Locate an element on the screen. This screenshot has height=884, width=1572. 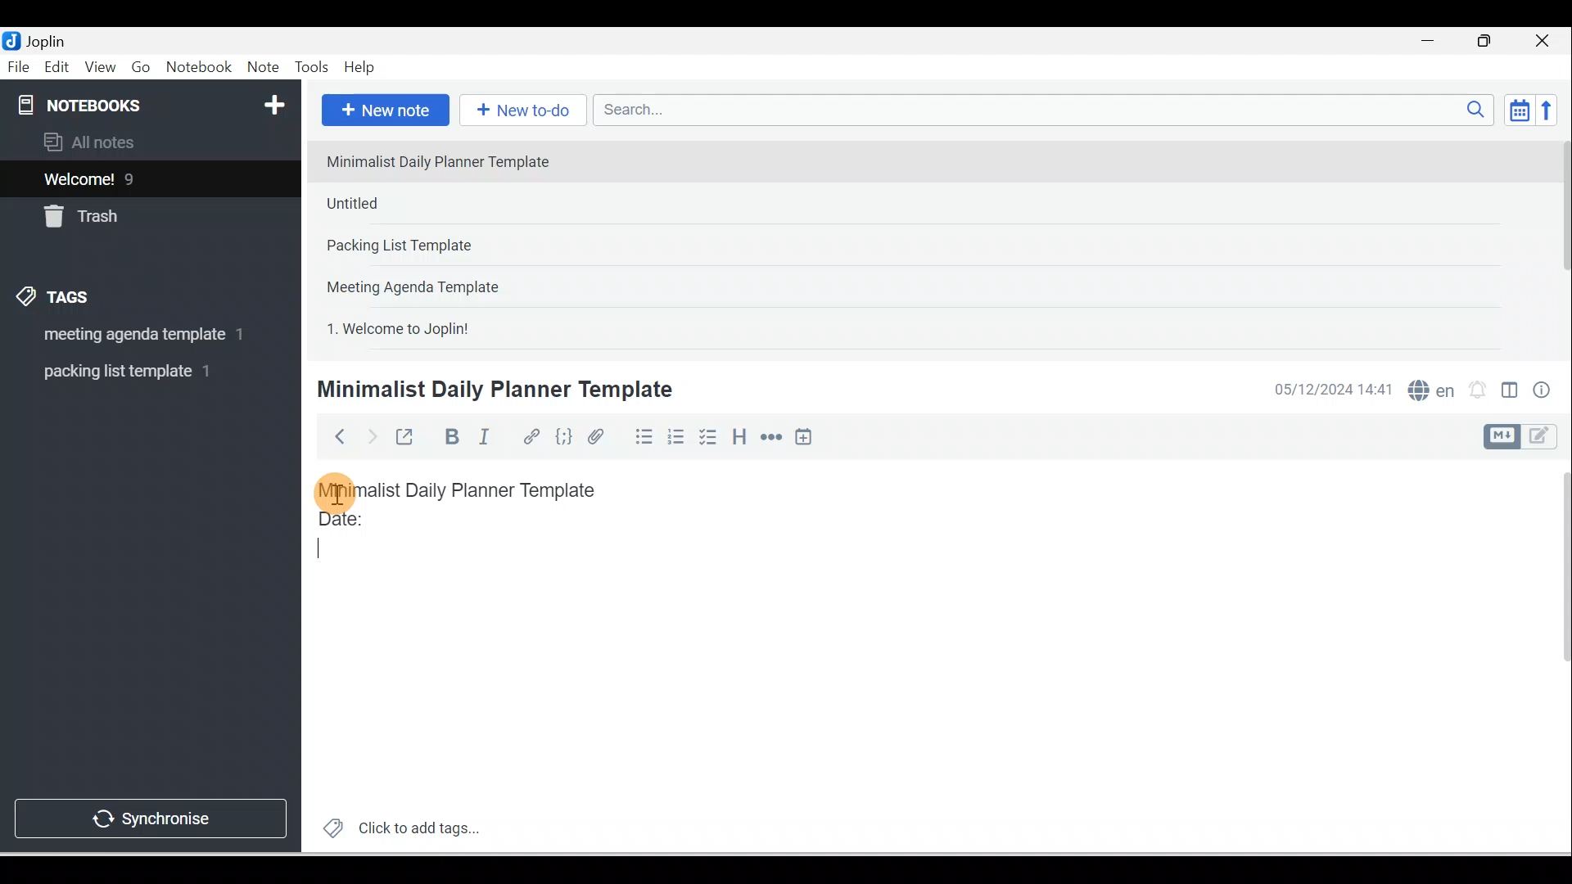
Notebooks is located at coordinates (154, 101).